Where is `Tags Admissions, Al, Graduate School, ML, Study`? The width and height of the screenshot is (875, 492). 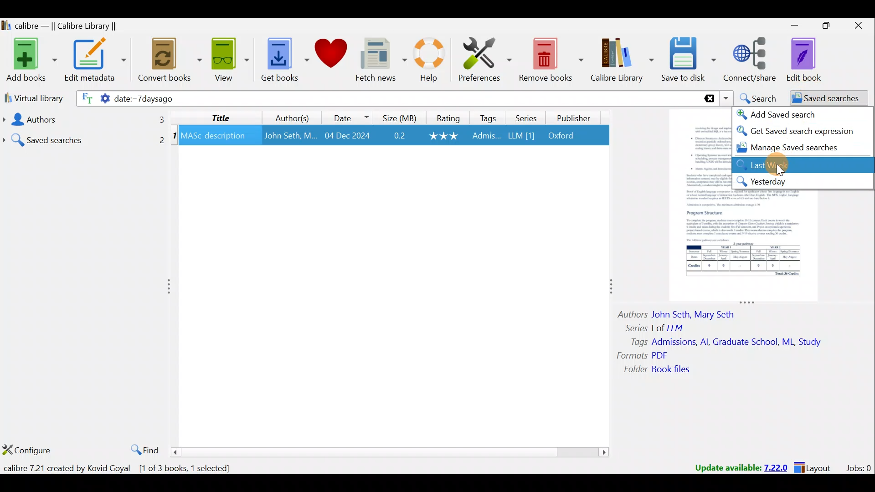 Tags Admissions, Al, Graduate School, ML, Study is located at coordinates (727, 342).